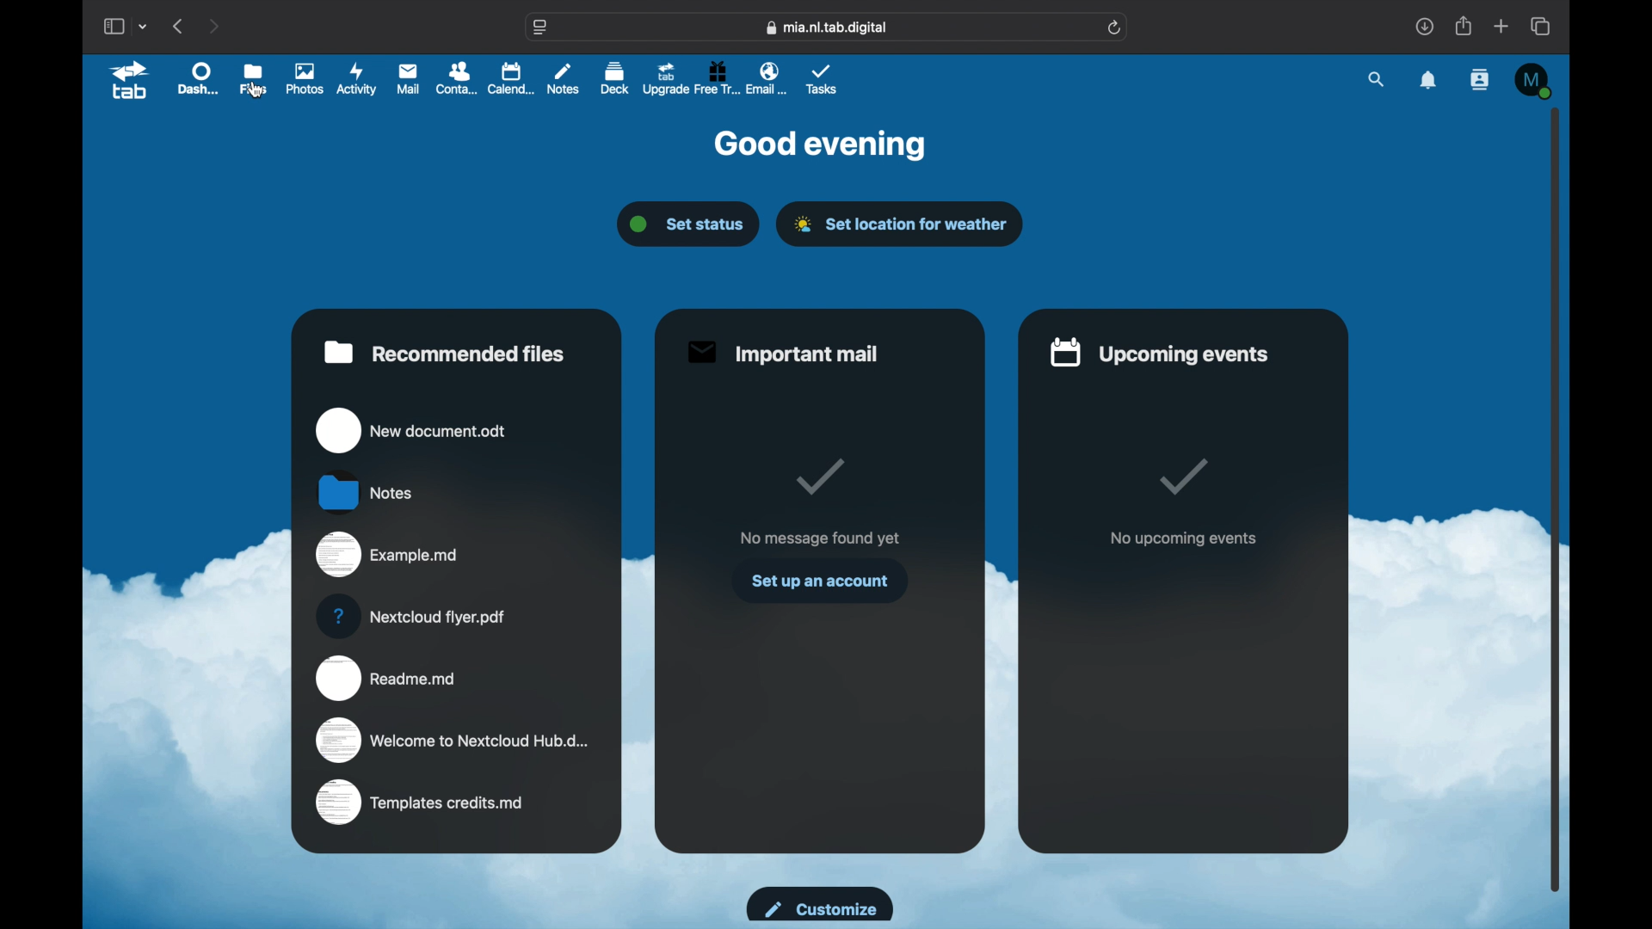 This screenshot has width=1652, height=929. What do you see at coordinates (687, 225) in the screenshot?
I see `set status` at bounding box center [687, 225].